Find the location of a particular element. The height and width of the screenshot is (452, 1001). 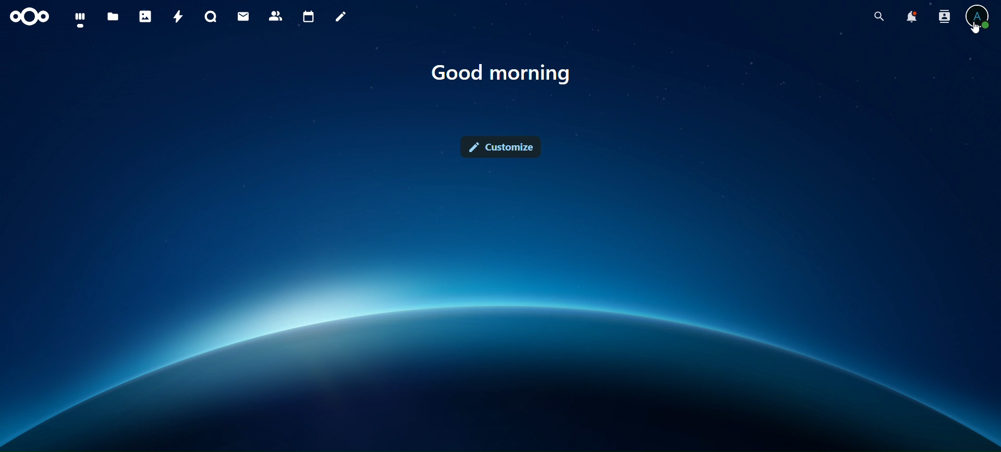

activity is located at coordinates (178, 15).